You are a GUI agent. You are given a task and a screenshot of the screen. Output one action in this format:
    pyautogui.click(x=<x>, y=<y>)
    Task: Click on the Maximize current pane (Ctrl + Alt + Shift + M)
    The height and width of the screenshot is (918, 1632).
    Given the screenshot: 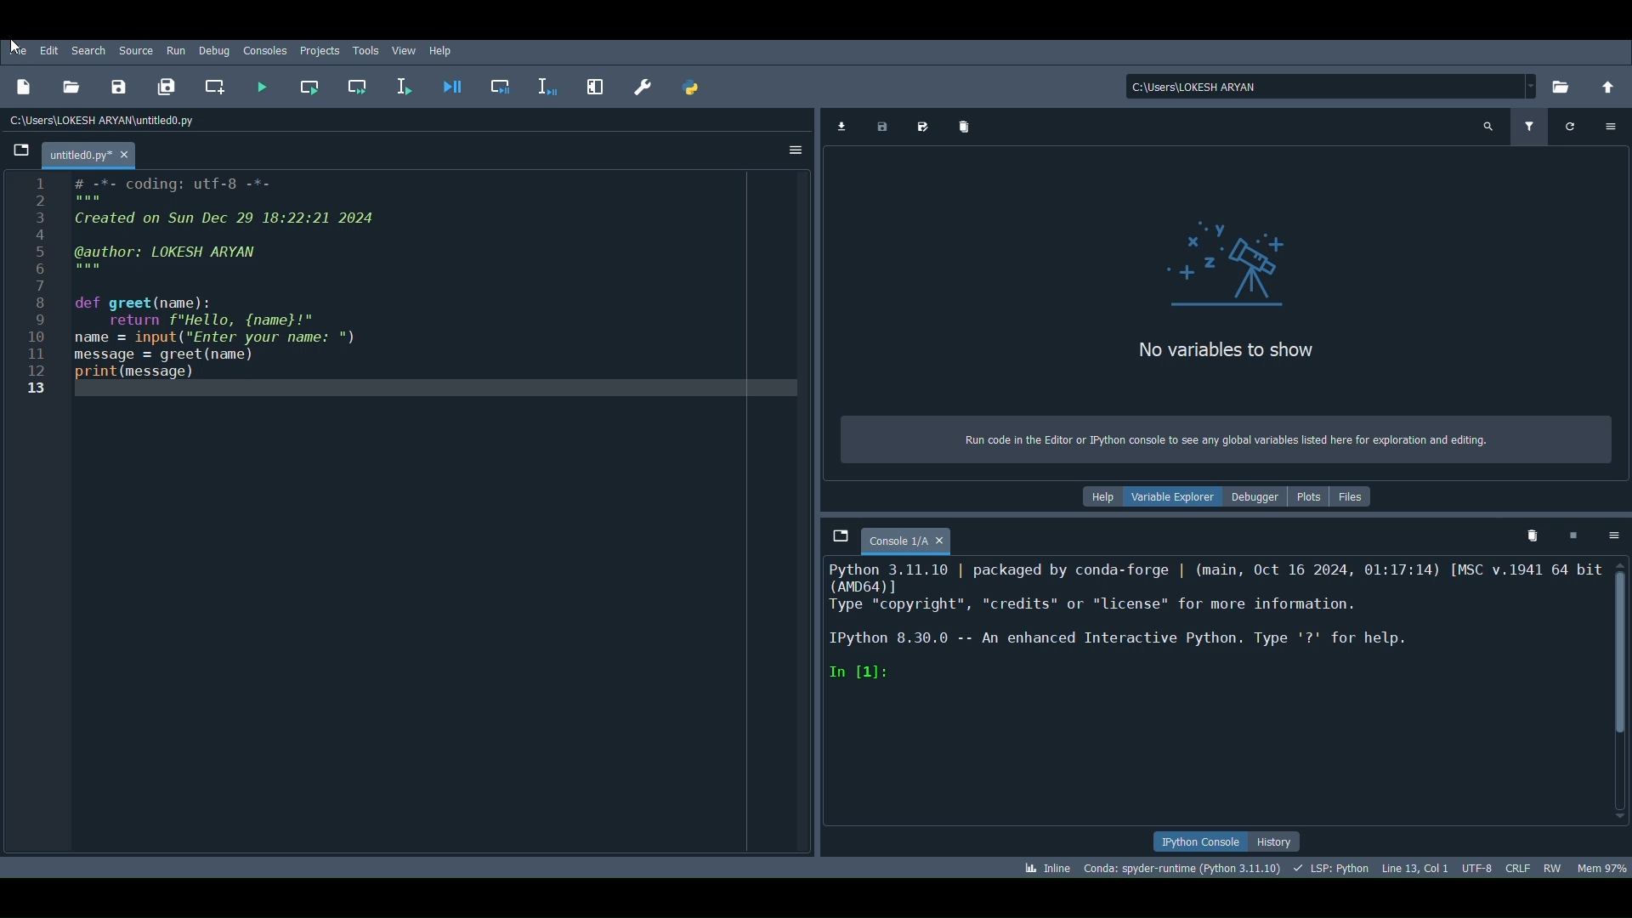 What is the action you would take?
    pyautogui.click(x=592, y=84)
    